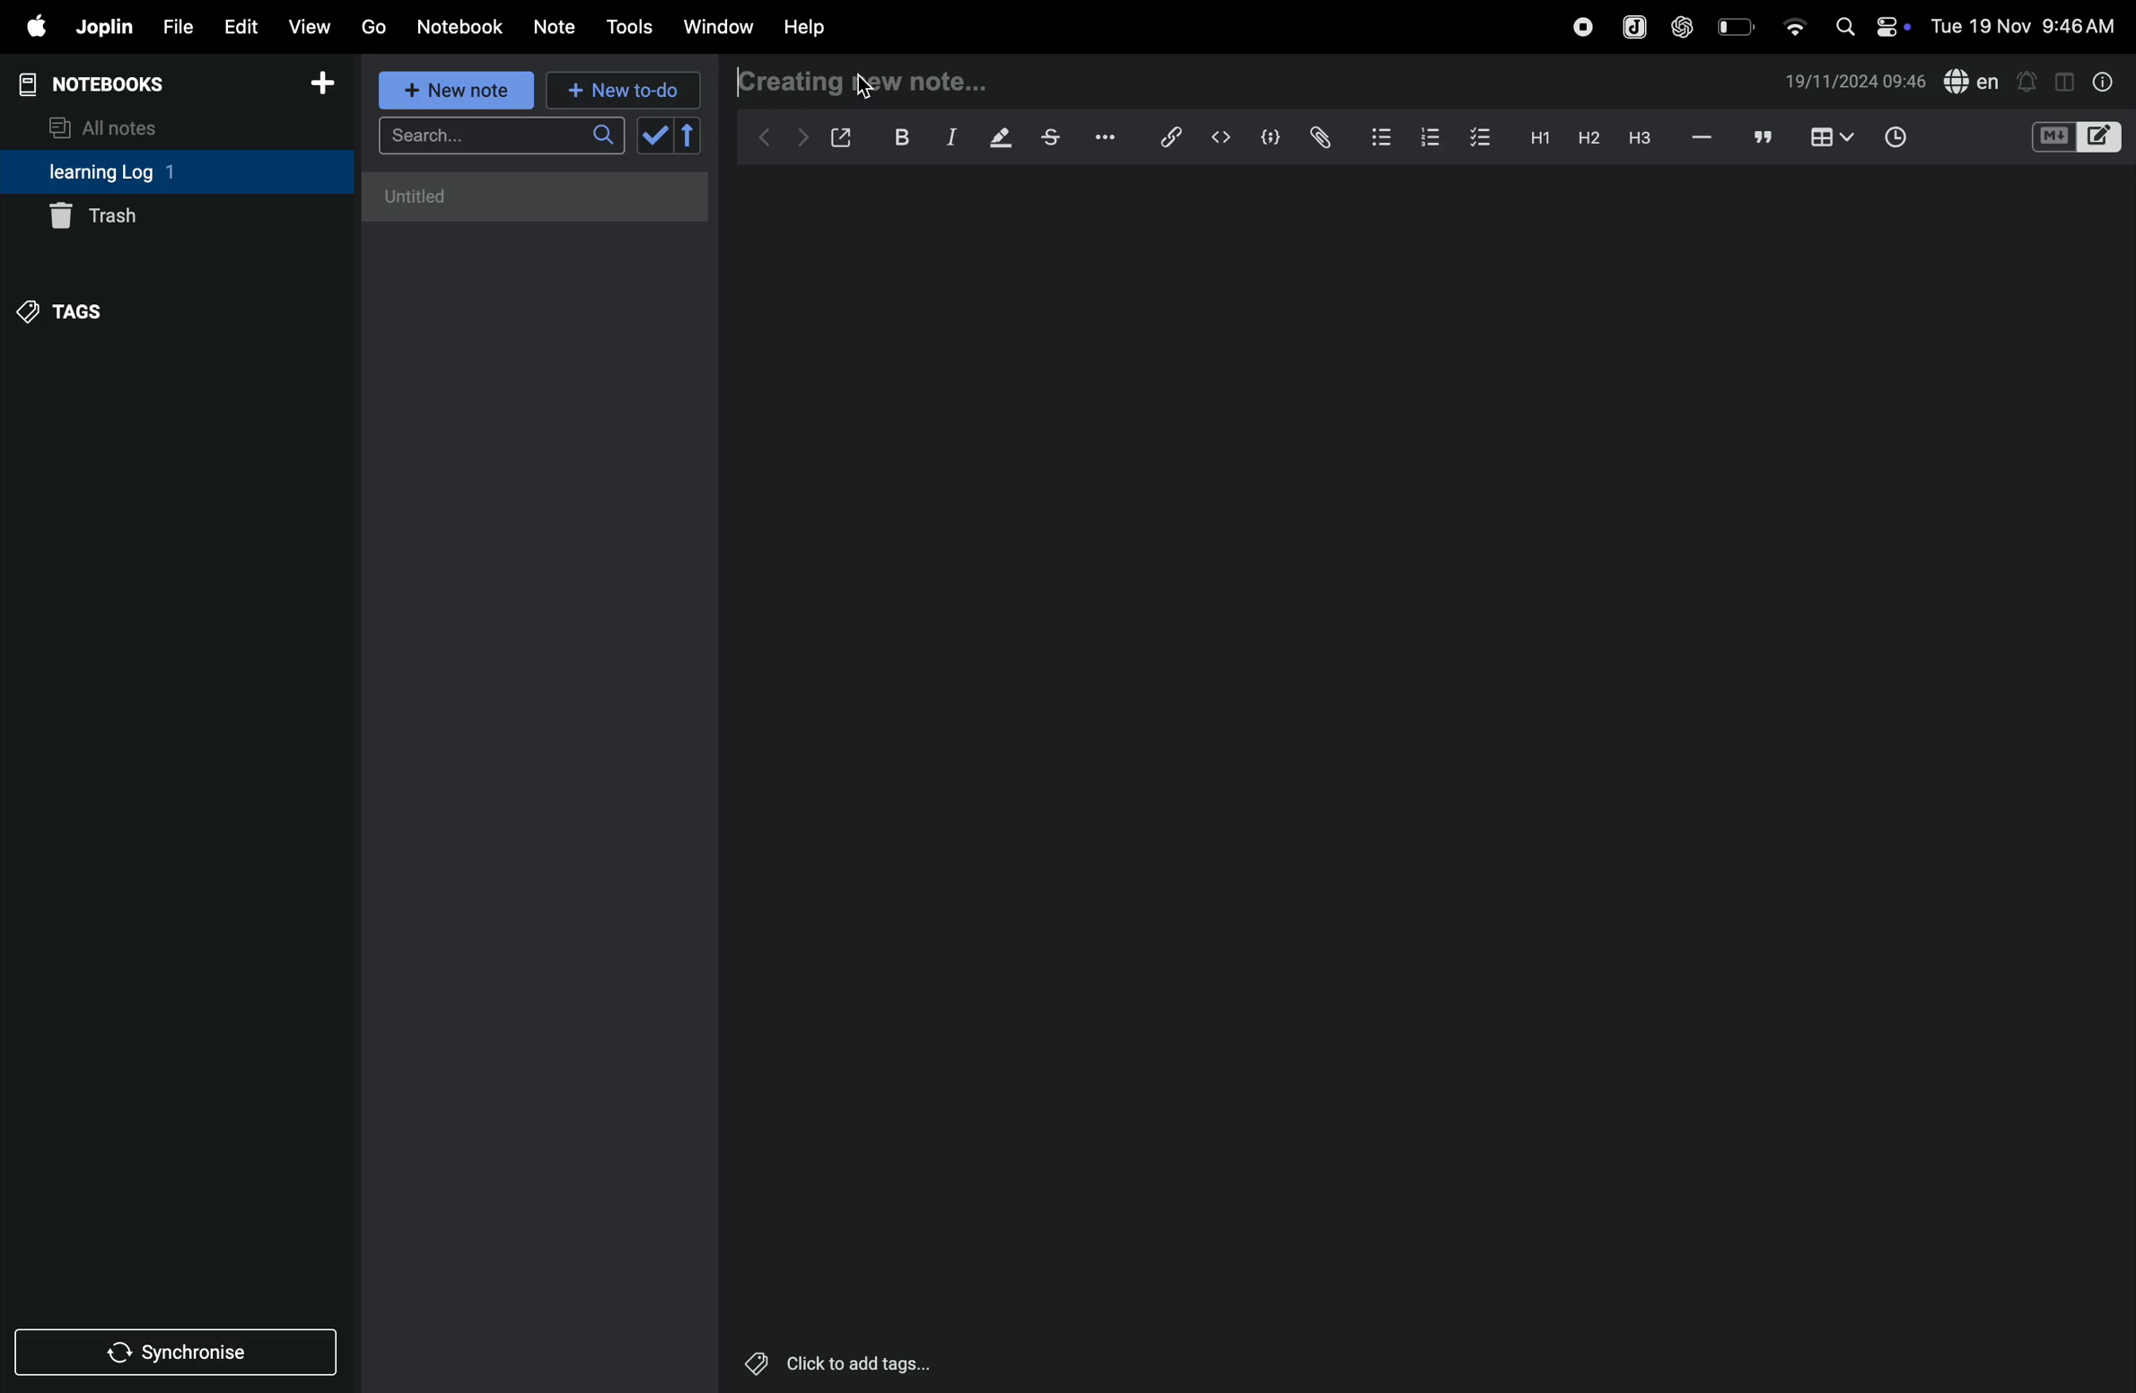 This screenshot has width=2136, height=1393. What do you see at coordinates (1764, 139) in the screenshot?
I see `comment` at bounding box center [1764, 139].